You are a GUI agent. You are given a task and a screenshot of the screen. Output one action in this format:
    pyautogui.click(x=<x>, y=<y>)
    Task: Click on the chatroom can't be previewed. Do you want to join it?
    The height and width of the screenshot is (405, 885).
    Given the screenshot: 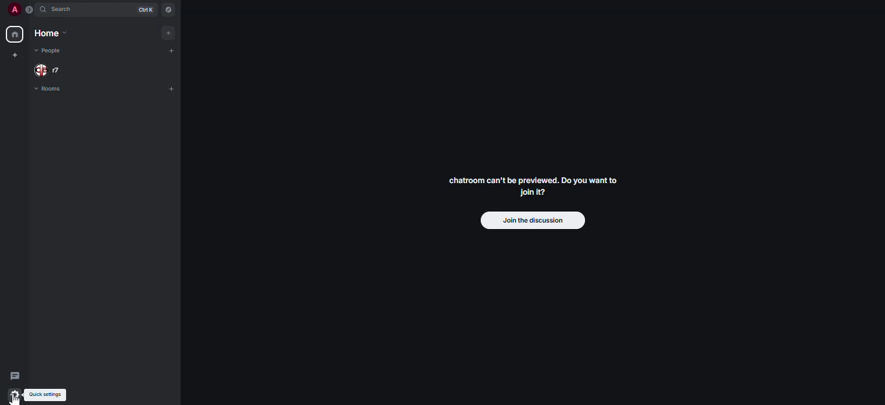 What is the action you would take?
    pyautogui.click(x=529, y=185)
    